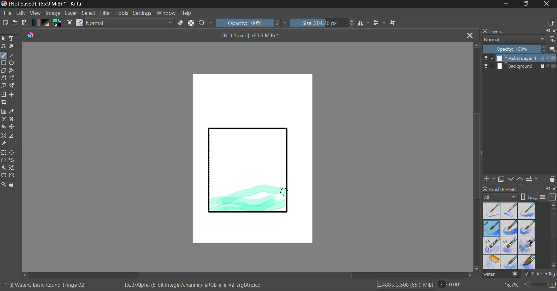 This screenshot has height=291, width=557. I want to click on Blending Tool, so click(130, 23).